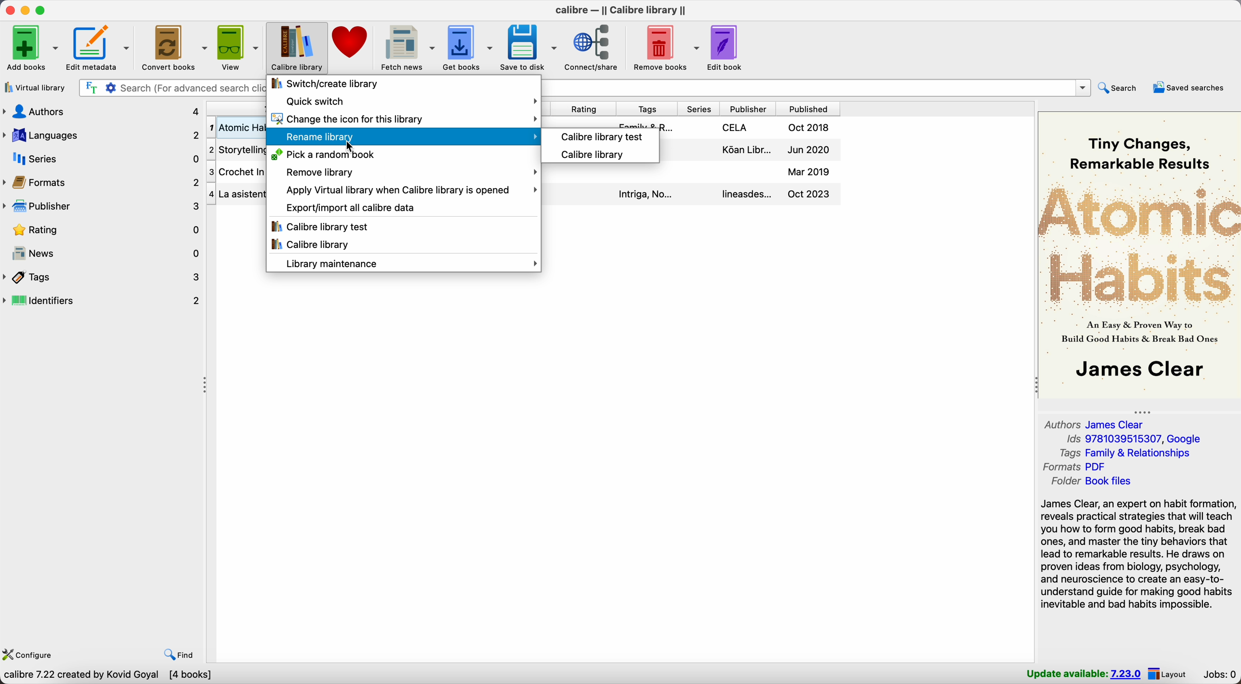 This screenshot has width=1241, height=684. I want to click on saved searches, so click(1189, 88).